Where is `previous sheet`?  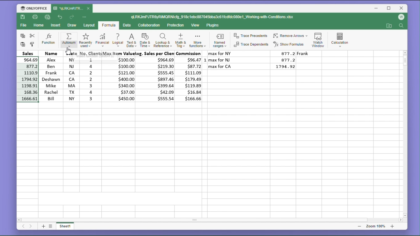 previous sheet is located at coordinates (23, 227).